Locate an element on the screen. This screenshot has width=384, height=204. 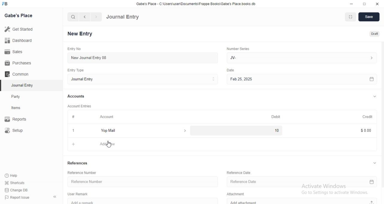
Items is located at coordinates (22, 108).